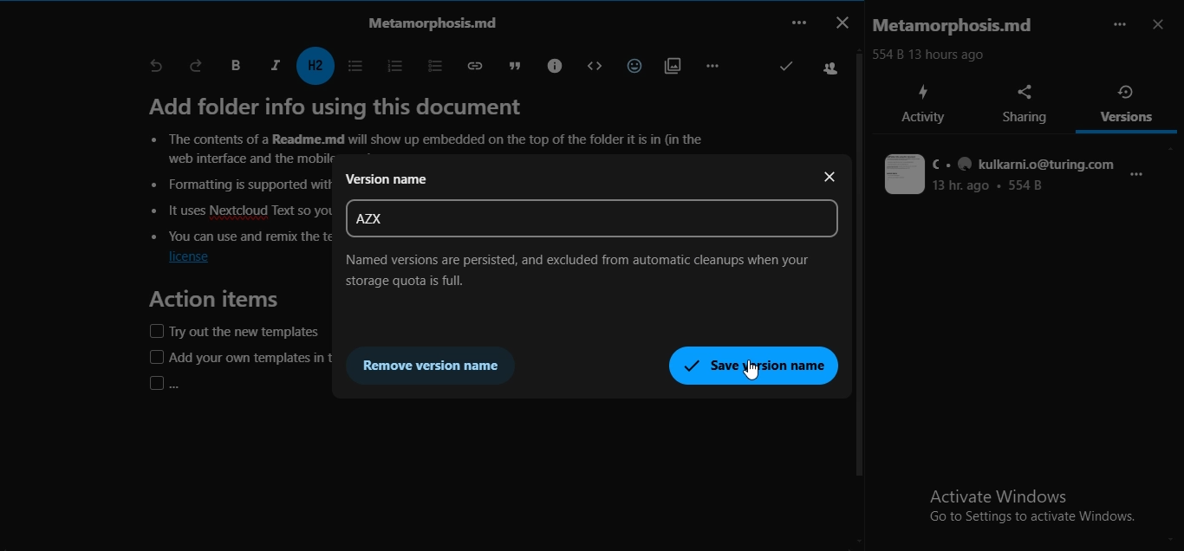 This screenshot has height=551, width=1184. I want to click on to do list, so click(428, 64).